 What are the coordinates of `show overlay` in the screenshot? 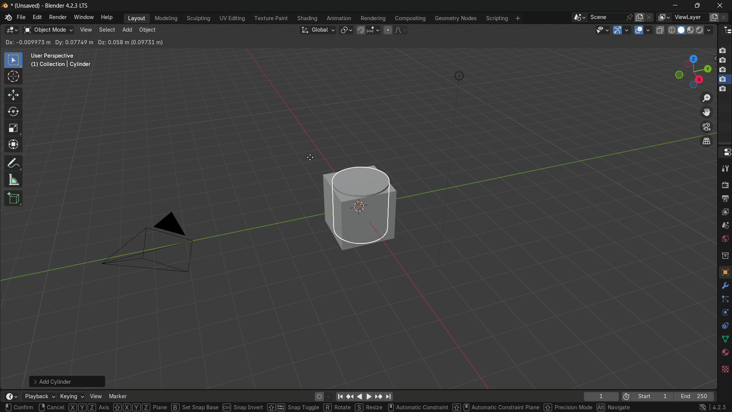 It's located at (639, 30).